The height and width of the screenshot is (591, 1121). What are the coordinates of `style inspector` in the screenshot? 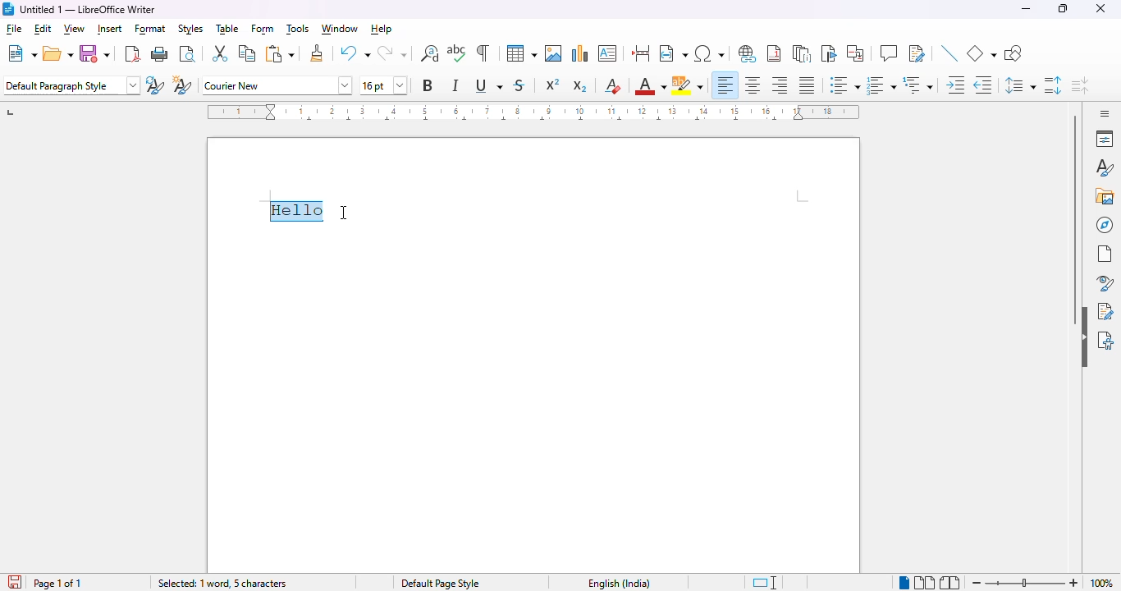 It's located at (1104, 283).